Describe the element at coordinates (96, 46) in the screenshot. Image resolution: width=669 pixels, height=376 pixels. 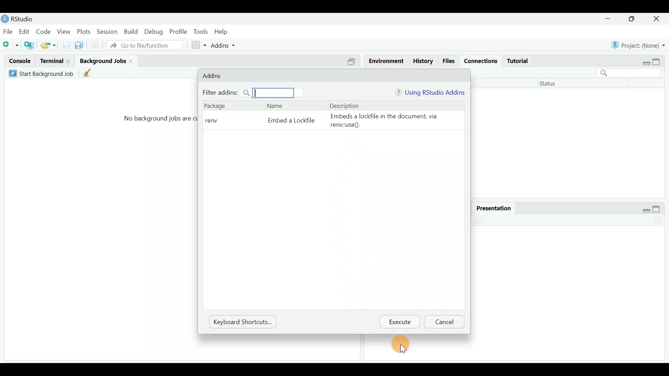
I see `Print current file` at that location.